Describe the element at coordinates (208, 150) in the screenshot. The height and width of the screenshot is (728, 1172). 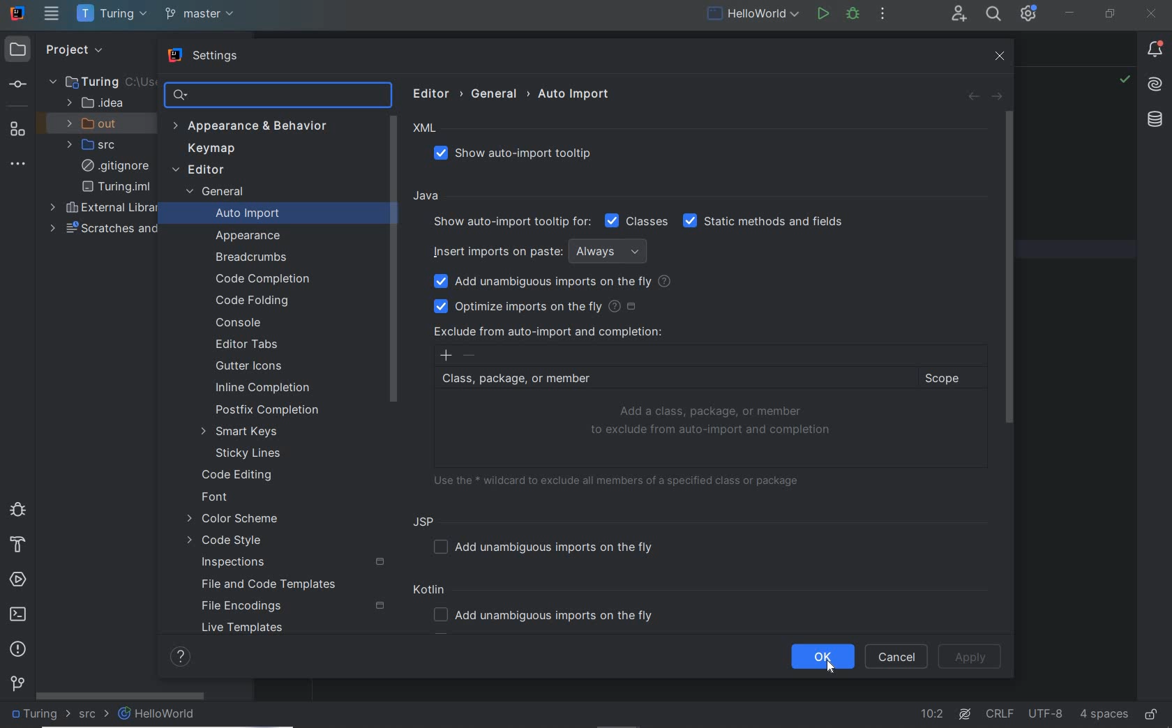
I see `KEYMAP` at that location.